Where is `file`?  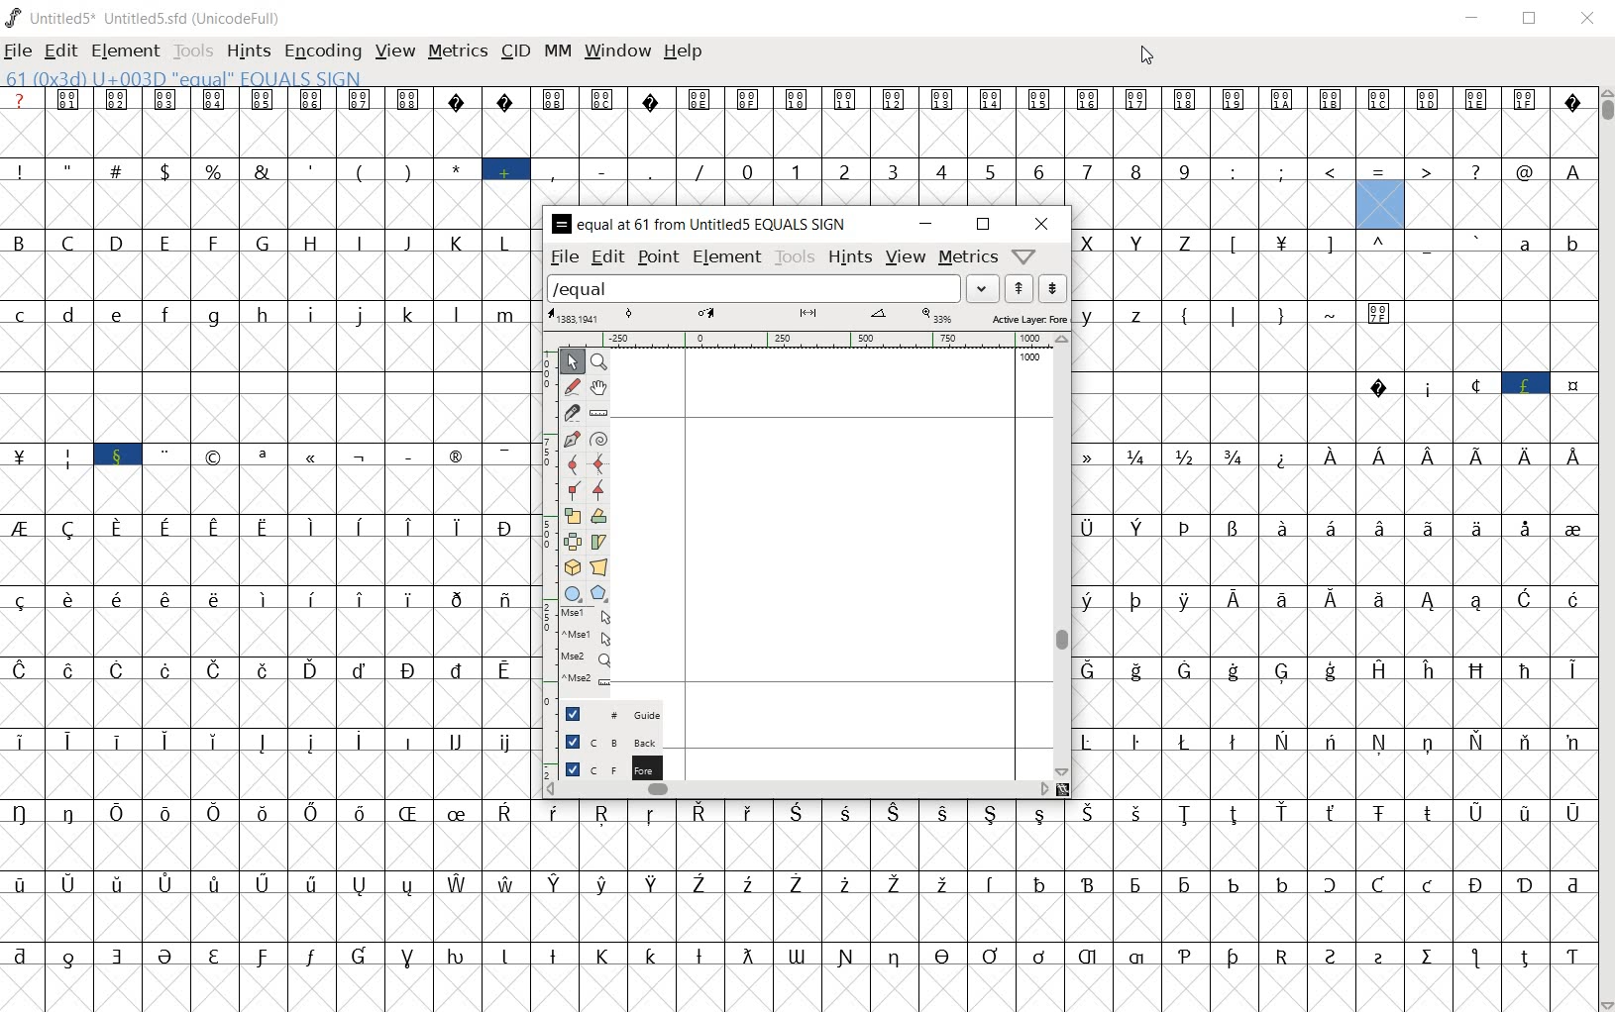 file is located at coordinates (17, 52).